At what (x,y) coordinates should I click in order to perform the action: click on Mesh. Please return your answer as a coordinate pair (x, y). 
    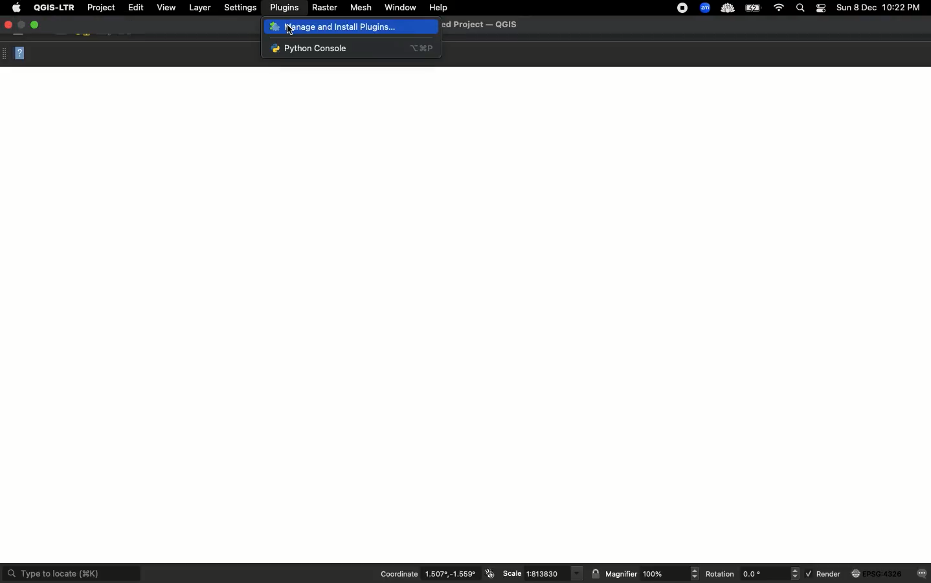
    Looking at the image, I should click on (361, 8).